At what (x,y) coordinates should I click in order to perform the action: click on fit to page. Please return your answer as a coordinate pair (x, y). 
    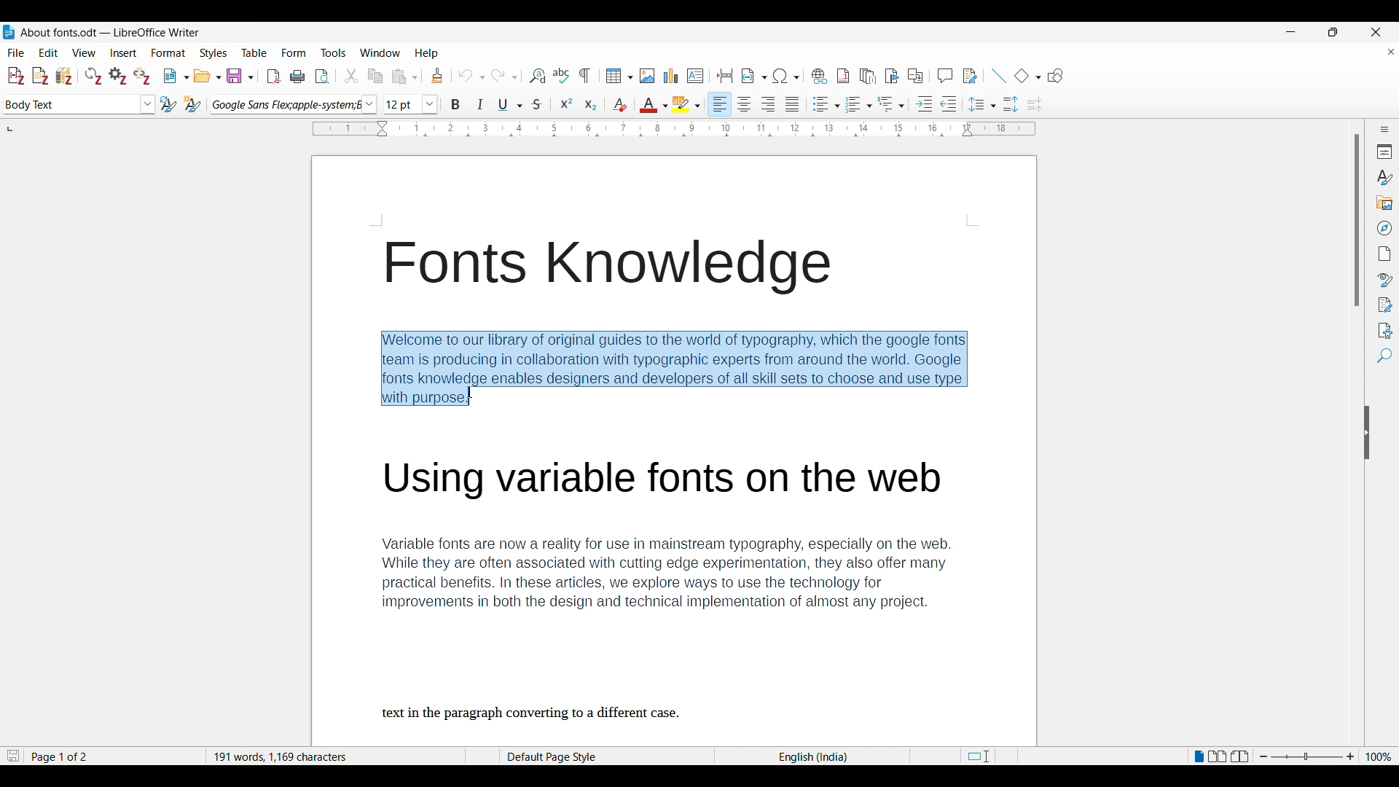
    Looking at the image, I should click on (987, 757).